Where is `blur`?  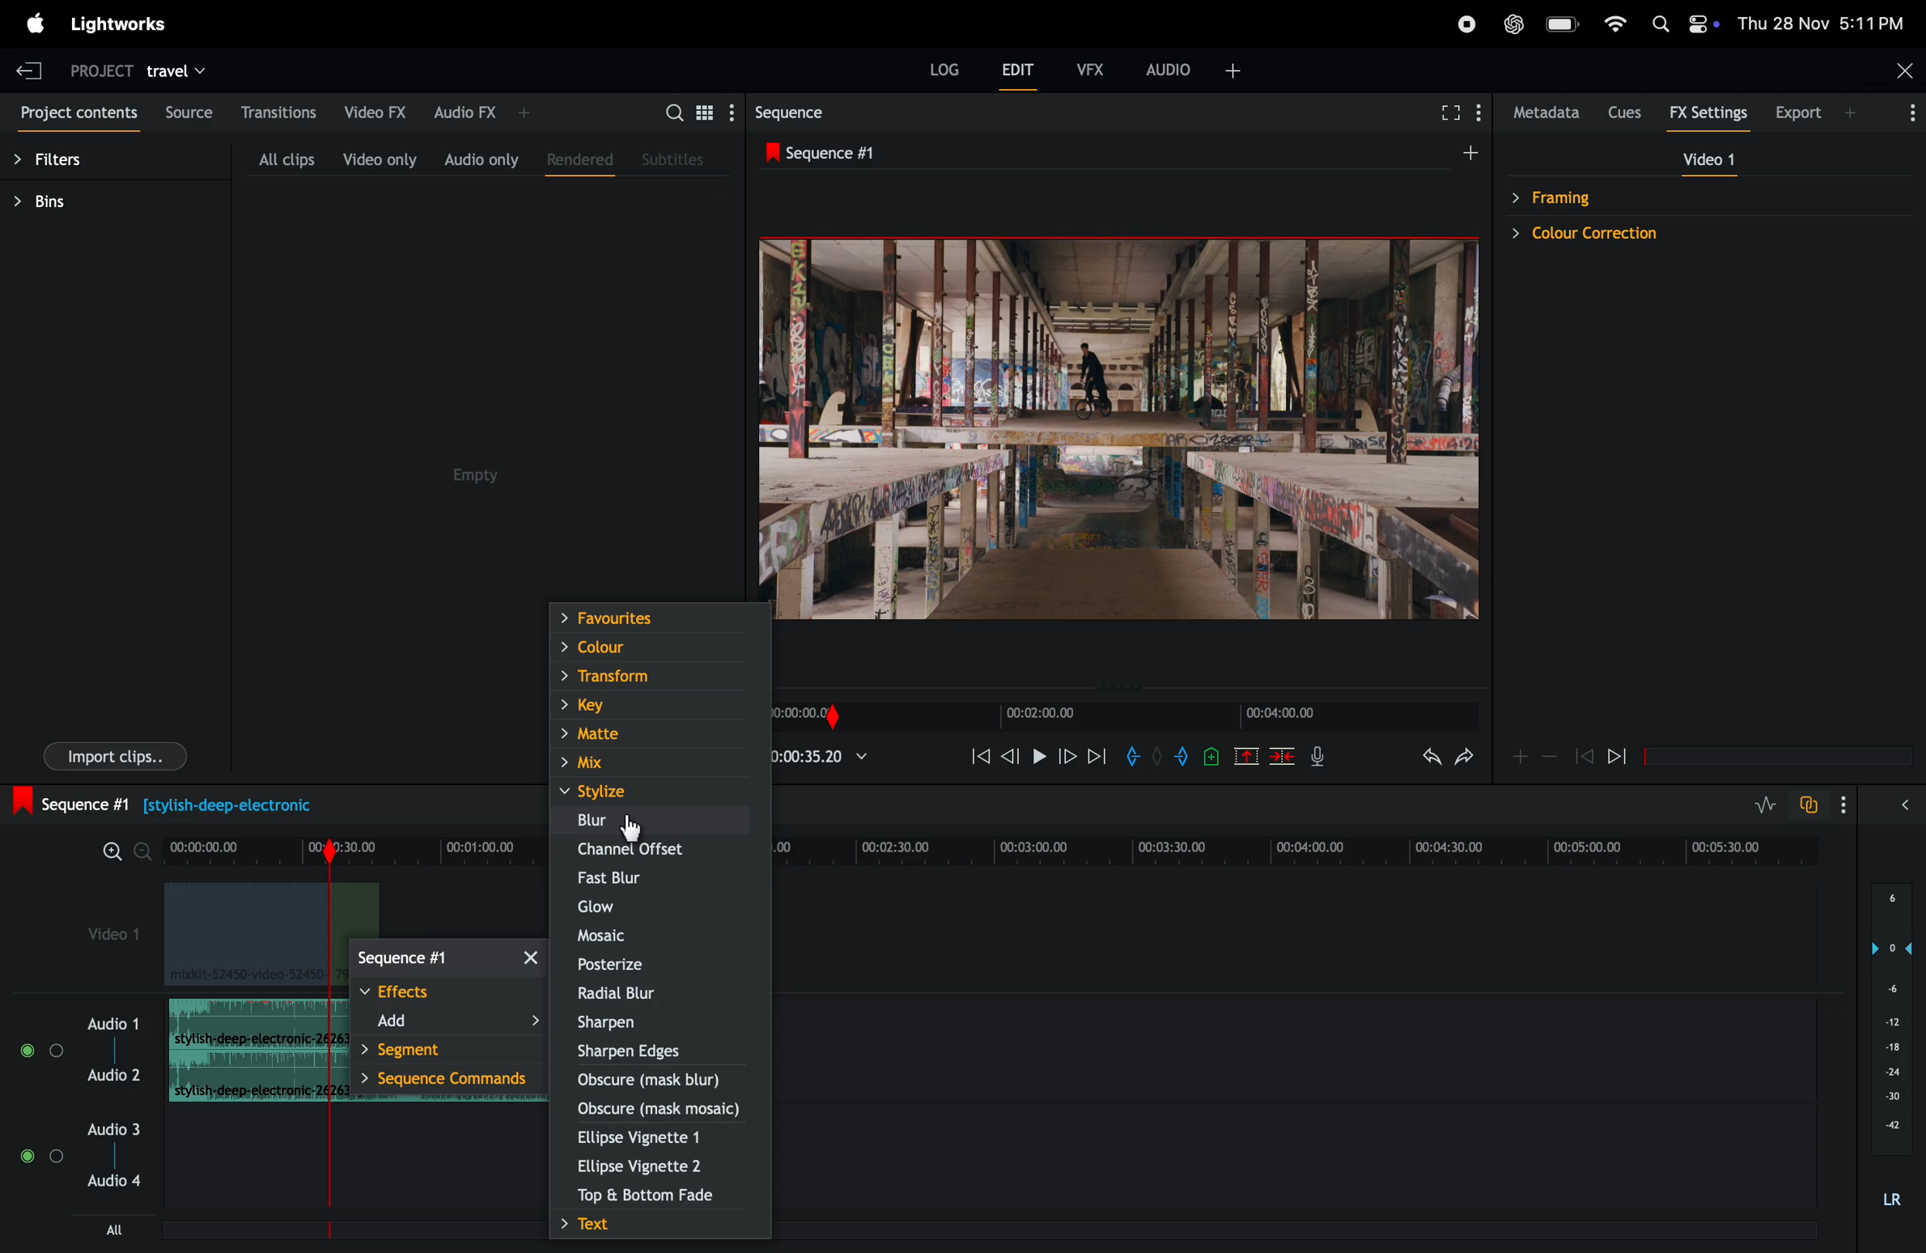
blur is located at coordinates (655, 821).